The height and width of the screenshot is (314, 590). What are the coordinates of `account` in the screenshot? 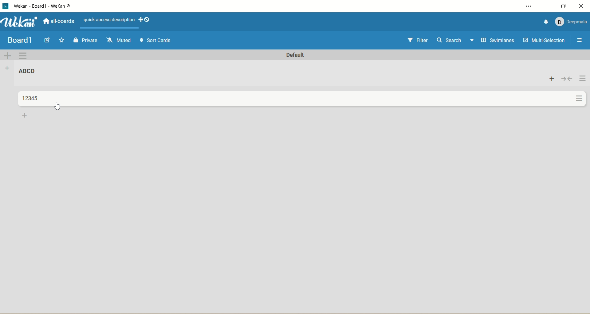 It's located at (571, 20).